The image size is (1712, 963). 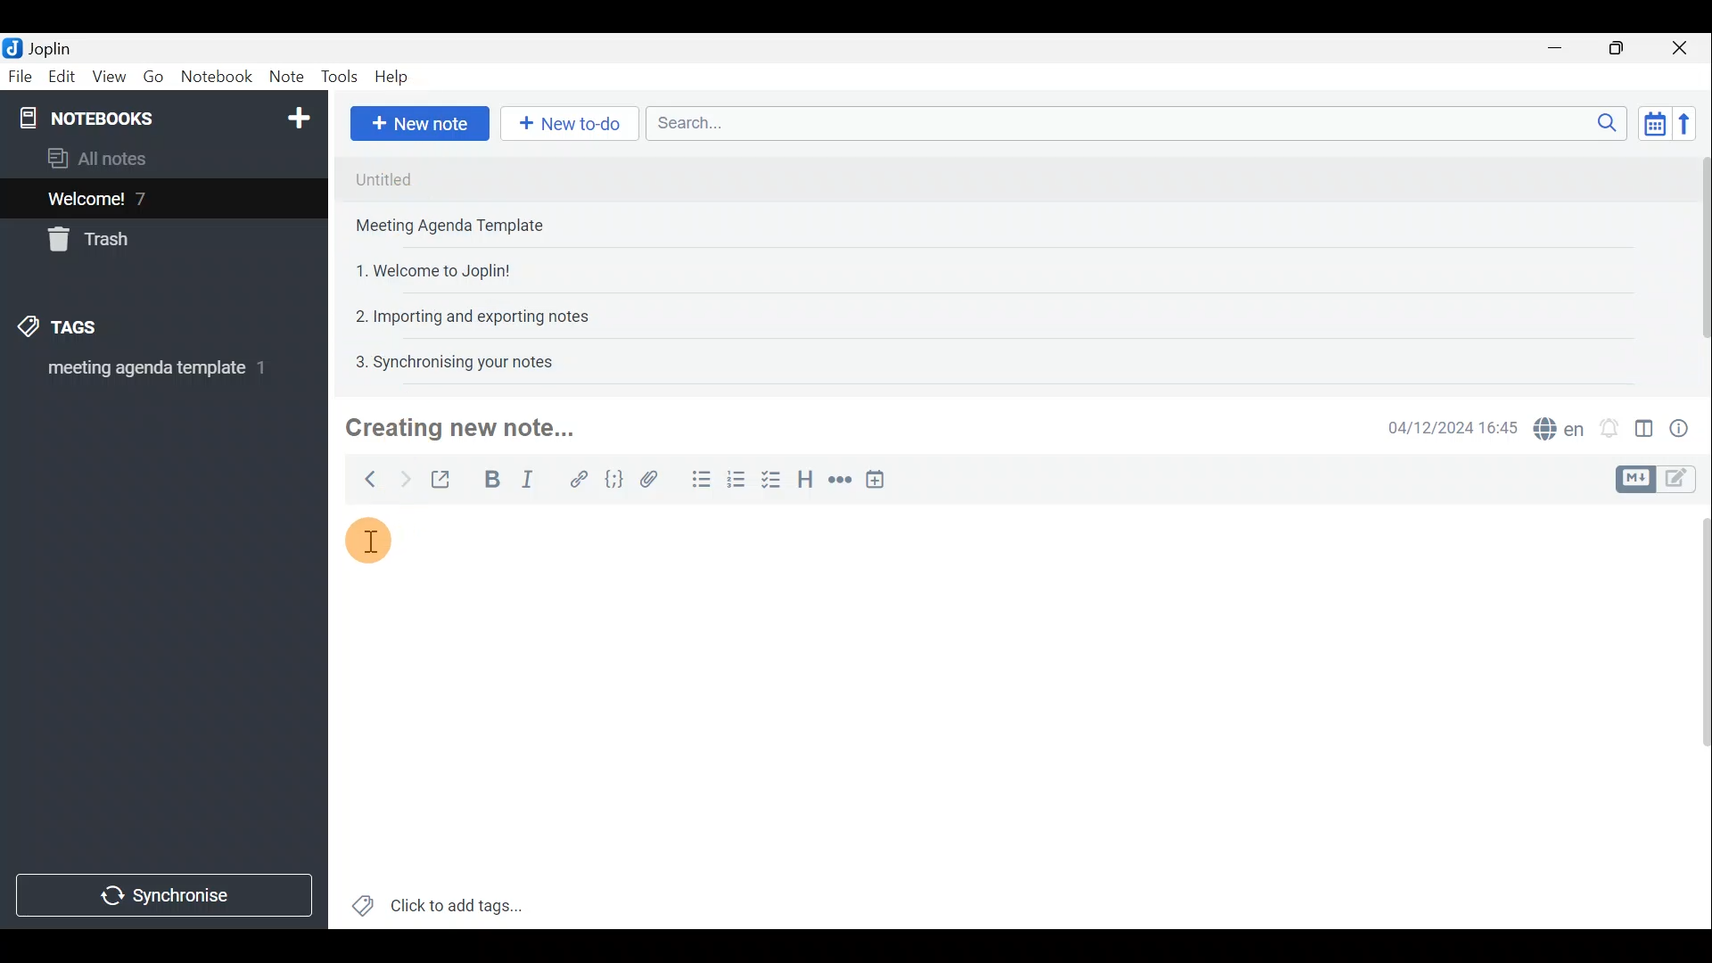 I want to click on Joplin, so click(x=42, y=47).